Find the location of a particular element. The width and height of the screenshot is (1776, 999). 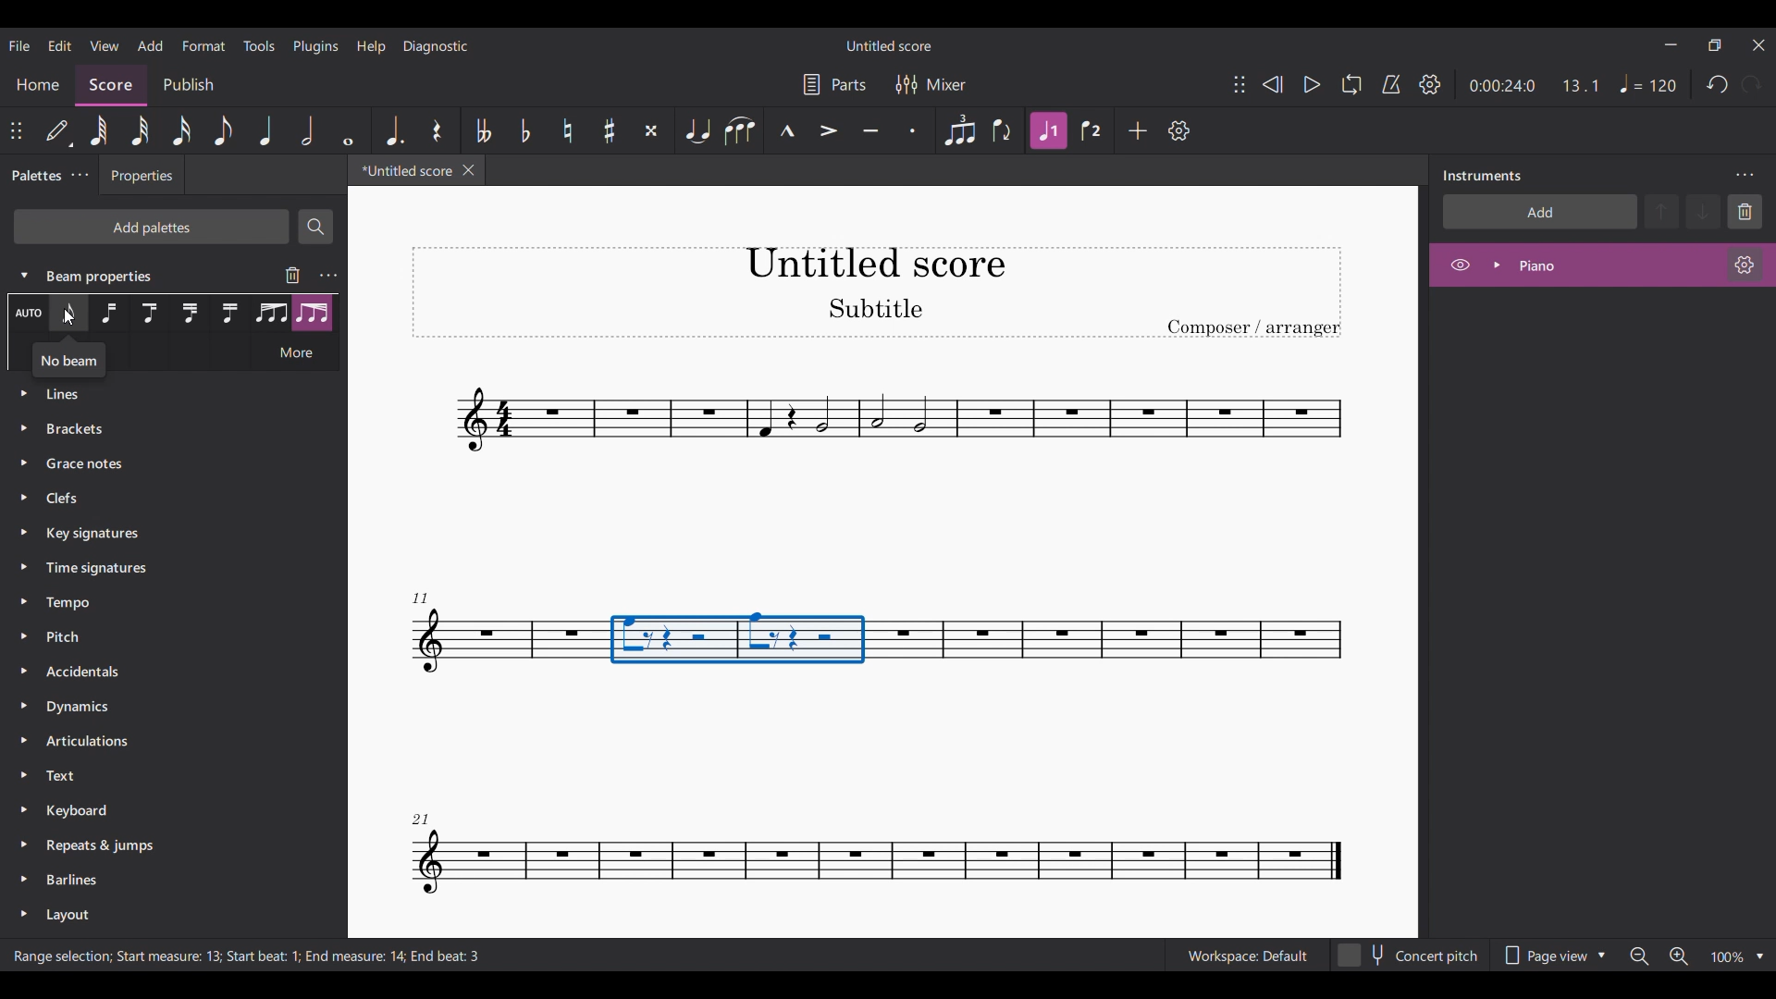

Workspace default is located at coordinates (1246, 954).